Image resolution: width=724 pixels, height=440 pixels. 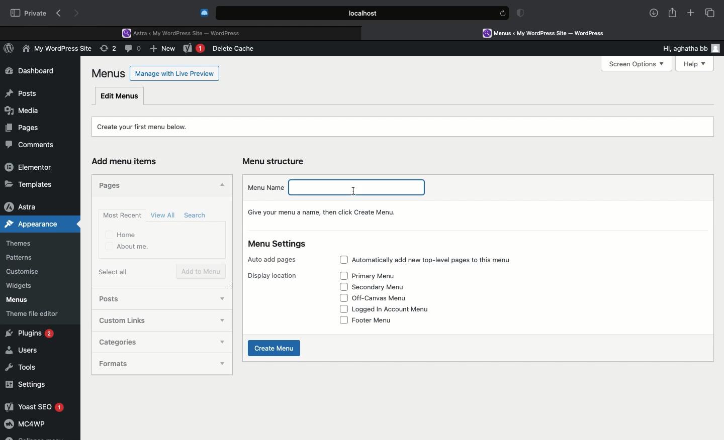 What do you see at coordinates (61, 14) in the screenshot?
I see `Back` at bounding box center [61, 14].